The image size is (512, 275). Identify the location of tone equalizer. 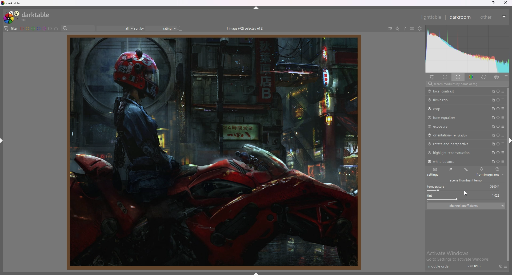
(446, 118).